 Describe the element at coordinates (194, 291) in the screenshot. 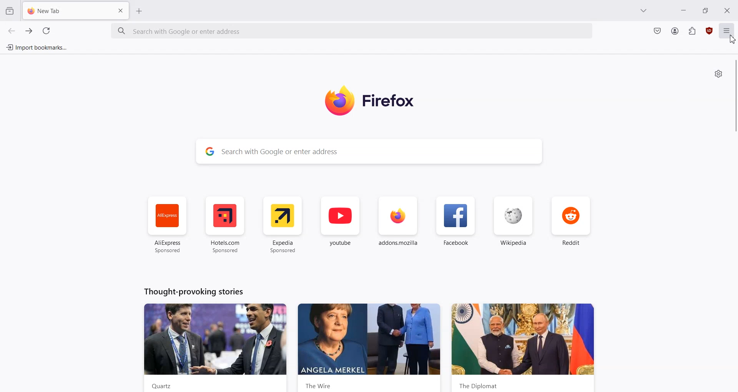

I see `Text` at that location.